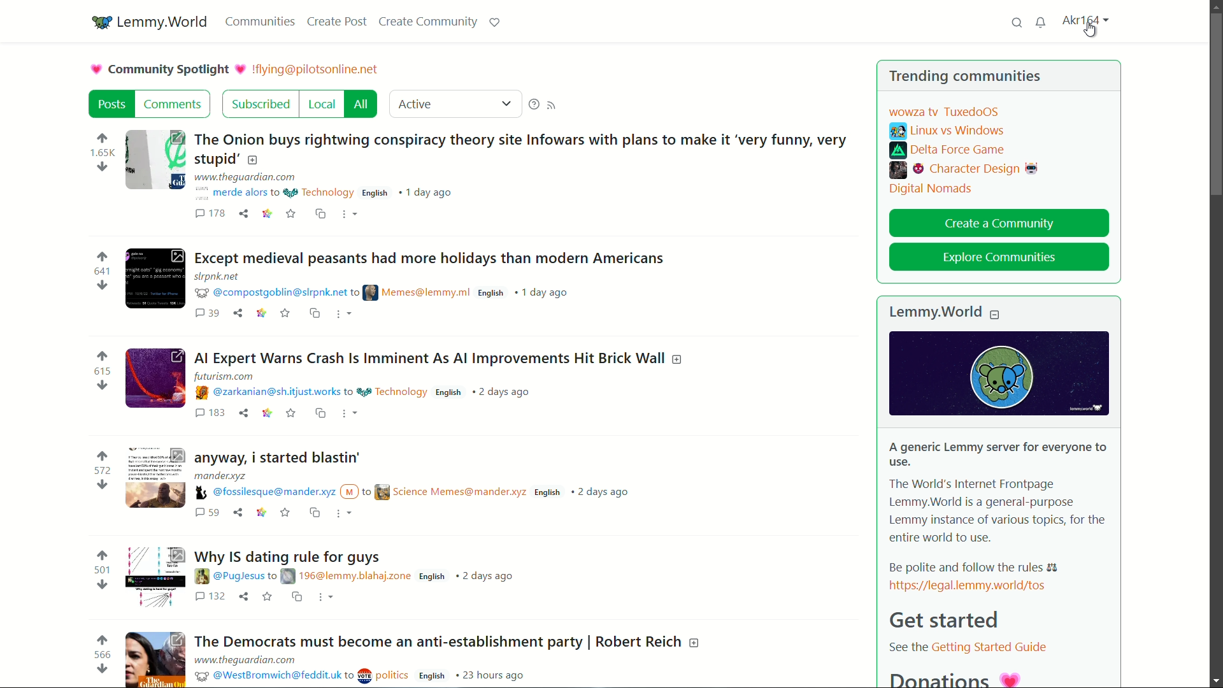  What do you see at coordinates (941, 619) in the screenshot?
I see `get started` at bounding box center [941, 619].